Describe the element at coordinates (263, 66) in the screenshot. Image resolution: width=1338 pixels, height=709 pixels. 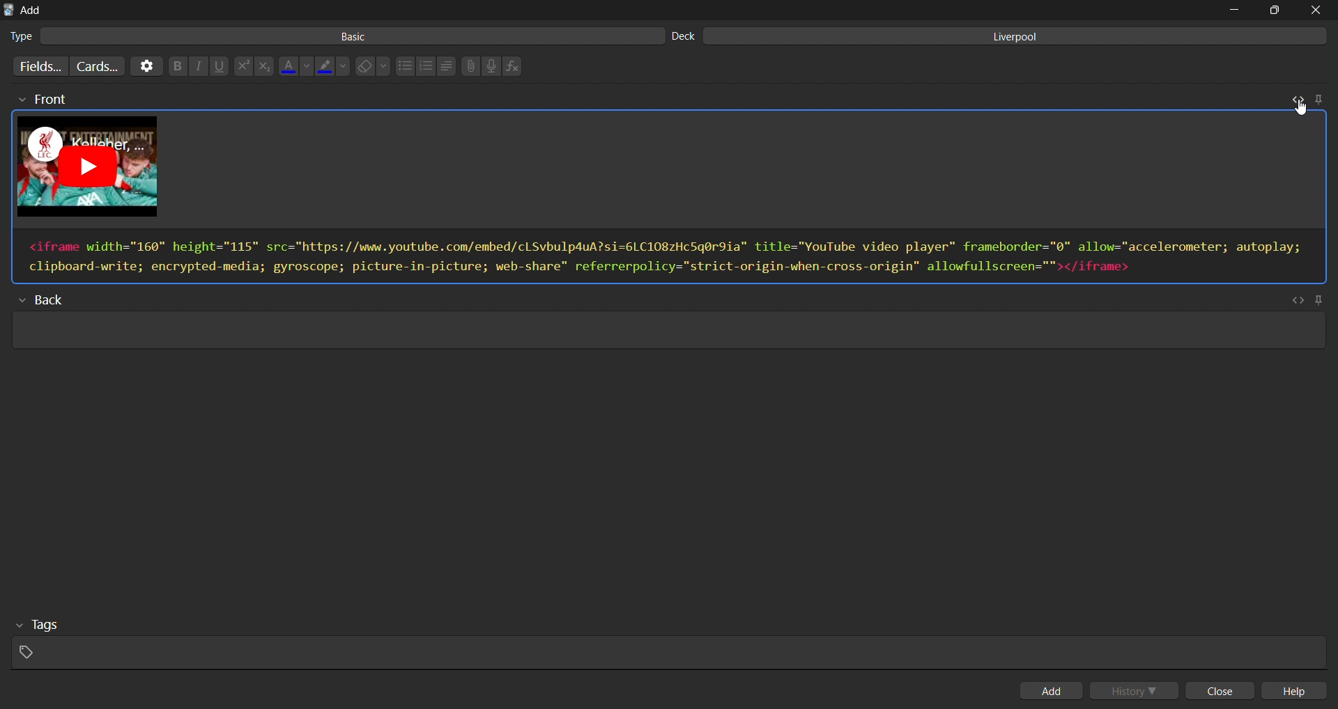
I see `subscript` at that location.